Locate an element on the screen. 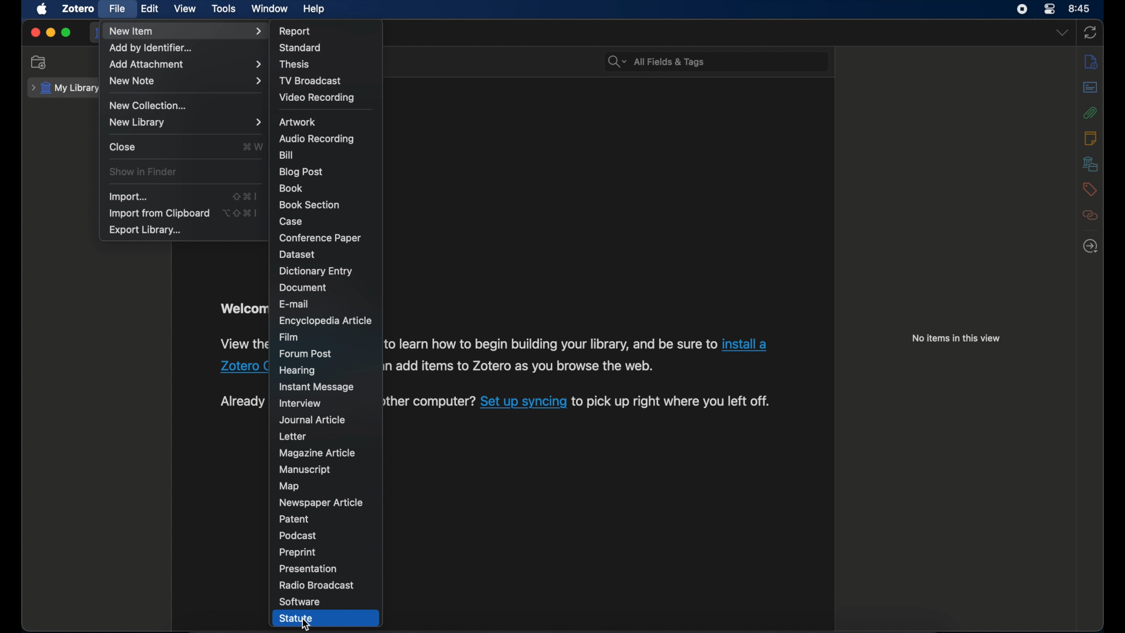  tags is located at coordinates (1089, 189).